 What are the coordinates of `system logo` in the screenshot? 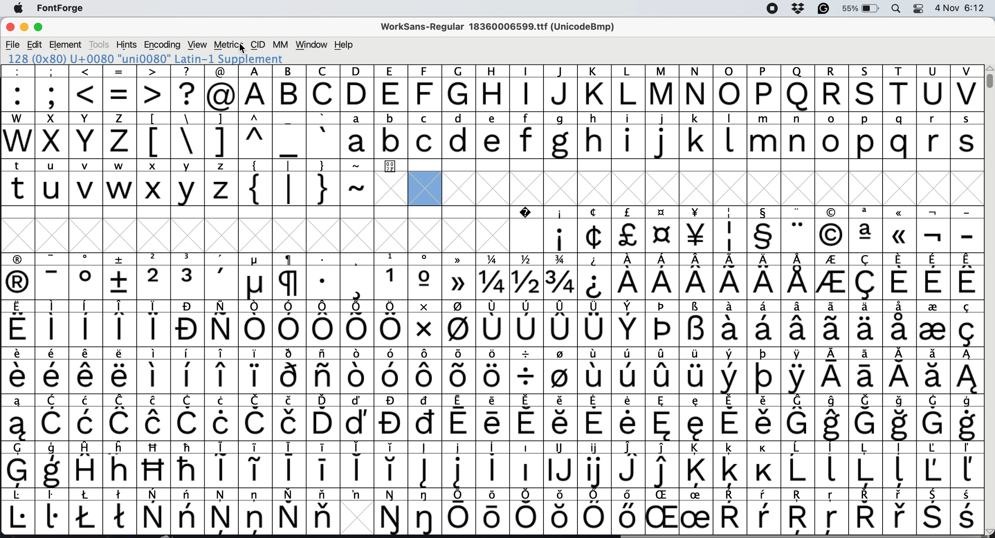 It's located at (19, 8).